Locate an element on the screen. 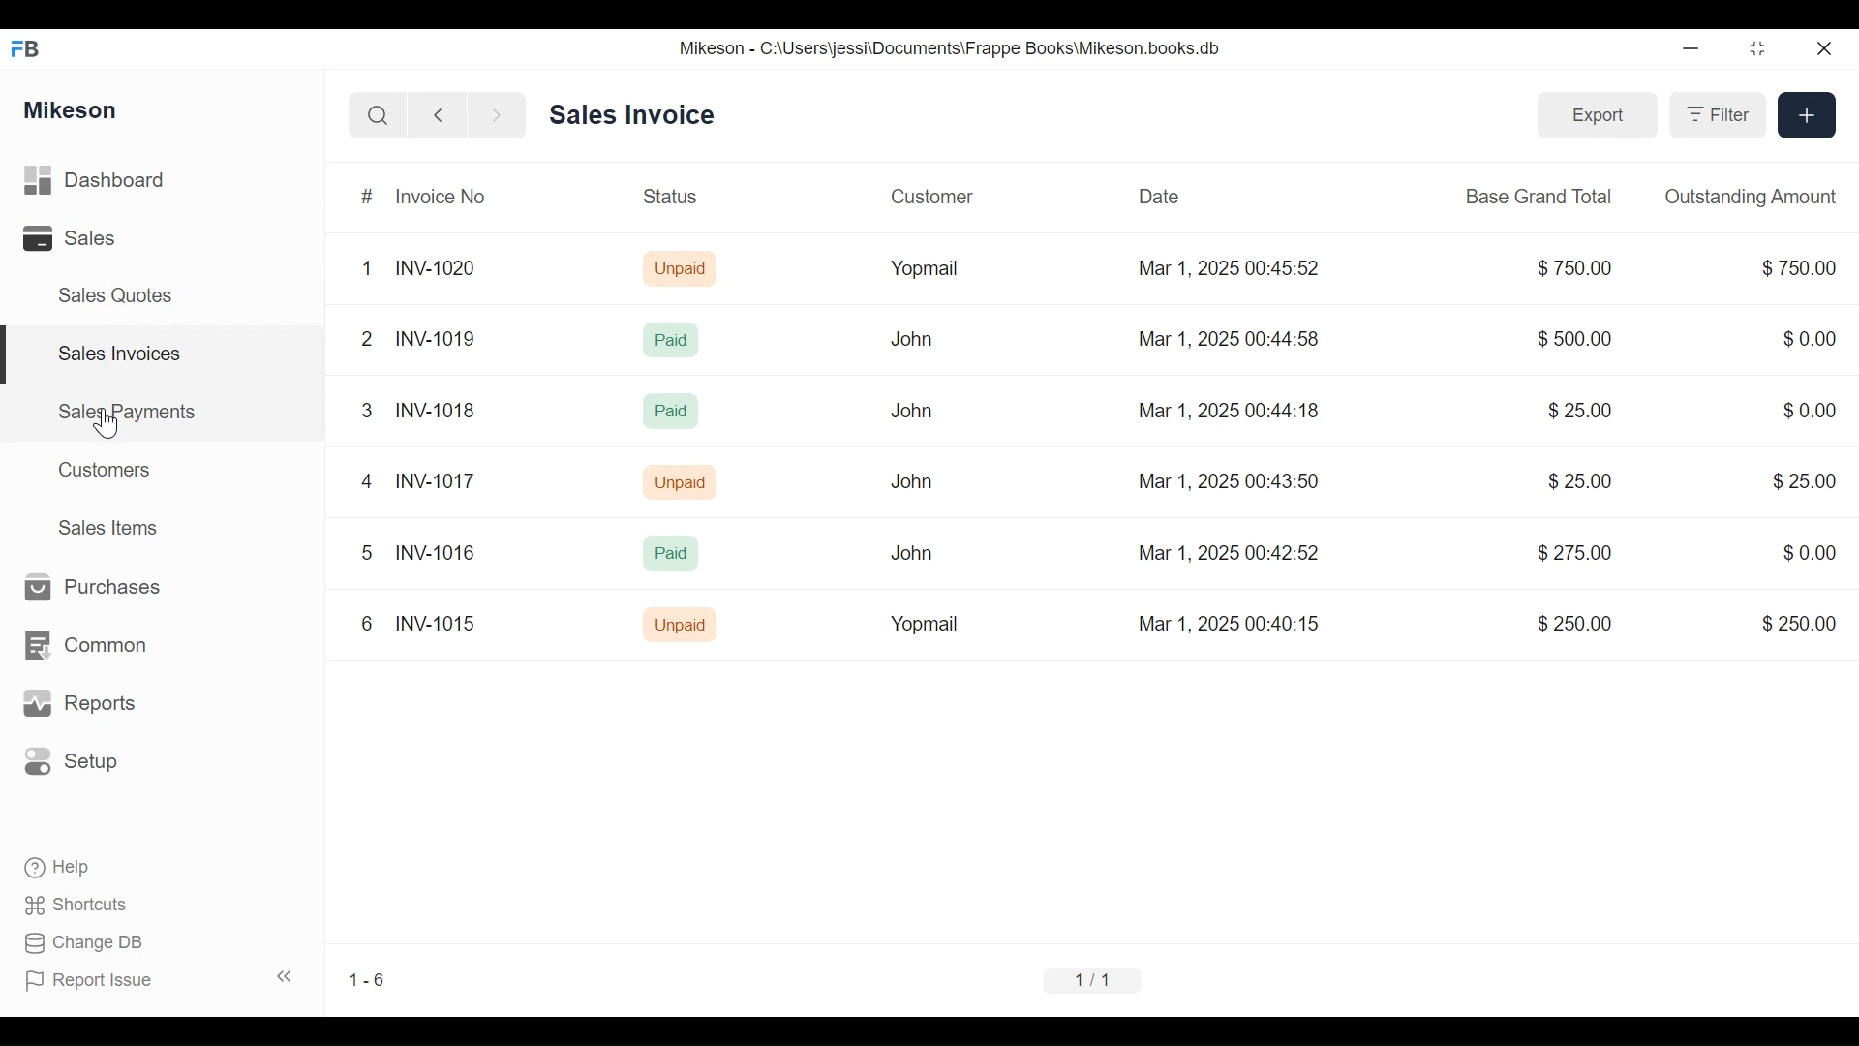 The width and height of the screenshot is (1859, 1046). Status is located at coordinates (677, 200).